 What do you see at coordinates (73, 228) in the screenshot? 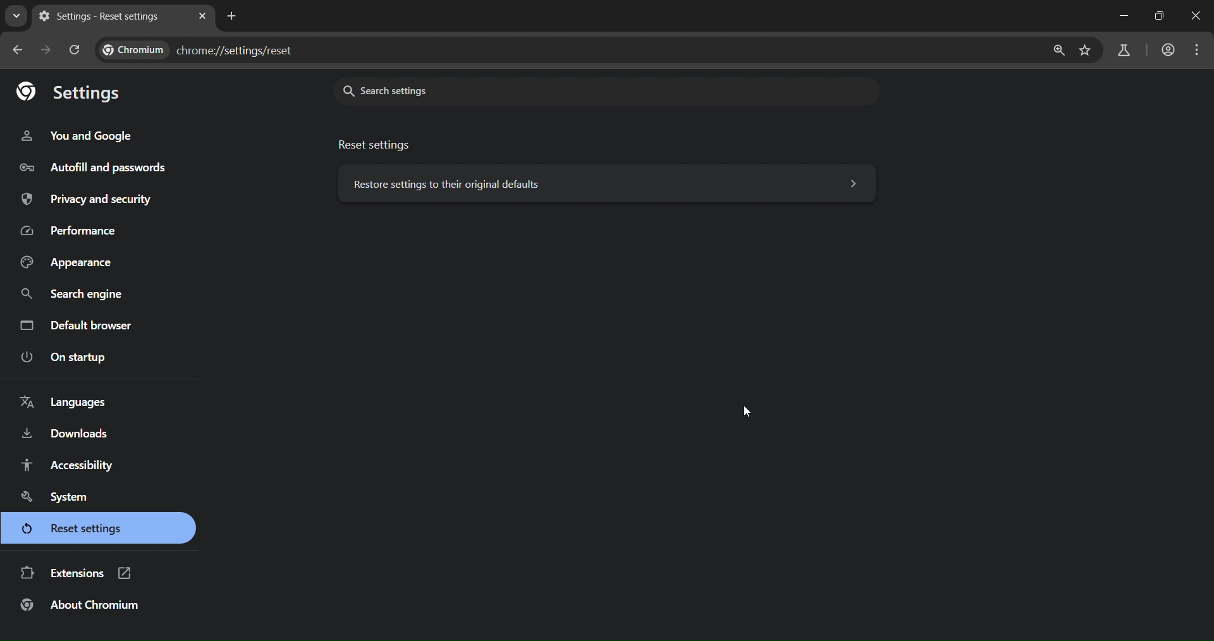
I see `performance` at bounding box center [73, 228].